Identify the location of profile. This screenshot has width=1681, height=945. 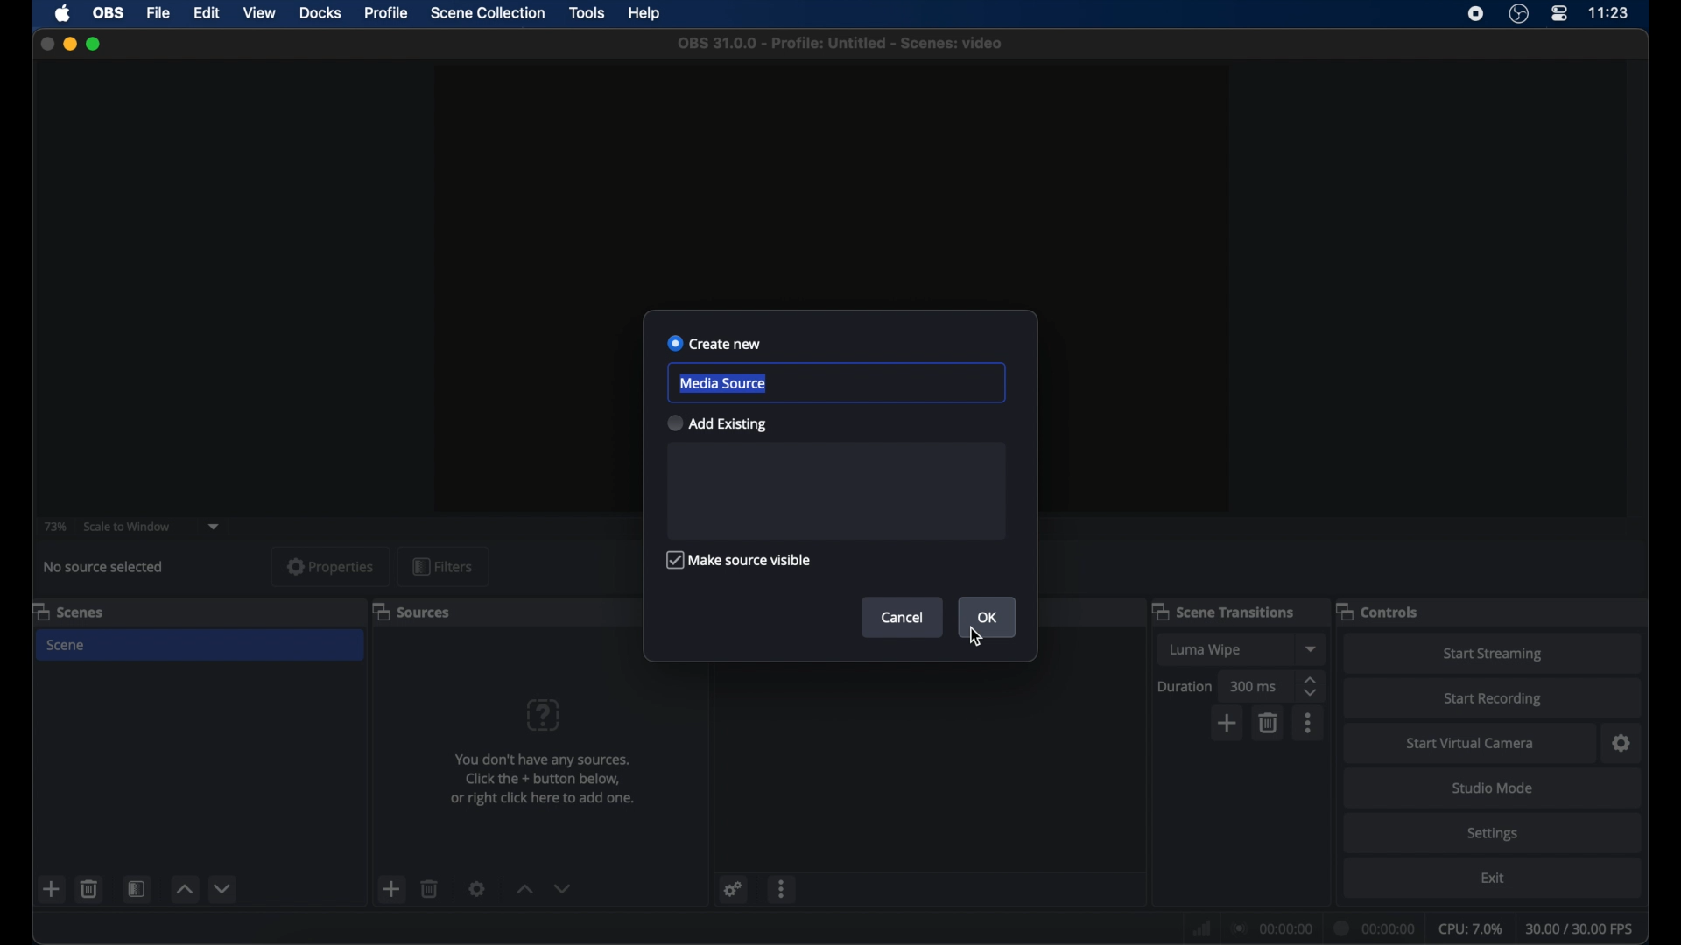
(388, 12).